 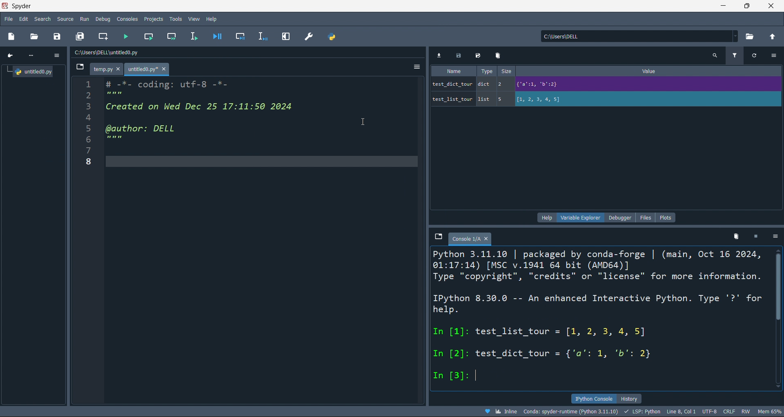 I want to click on file, so click(x=647, y=217).